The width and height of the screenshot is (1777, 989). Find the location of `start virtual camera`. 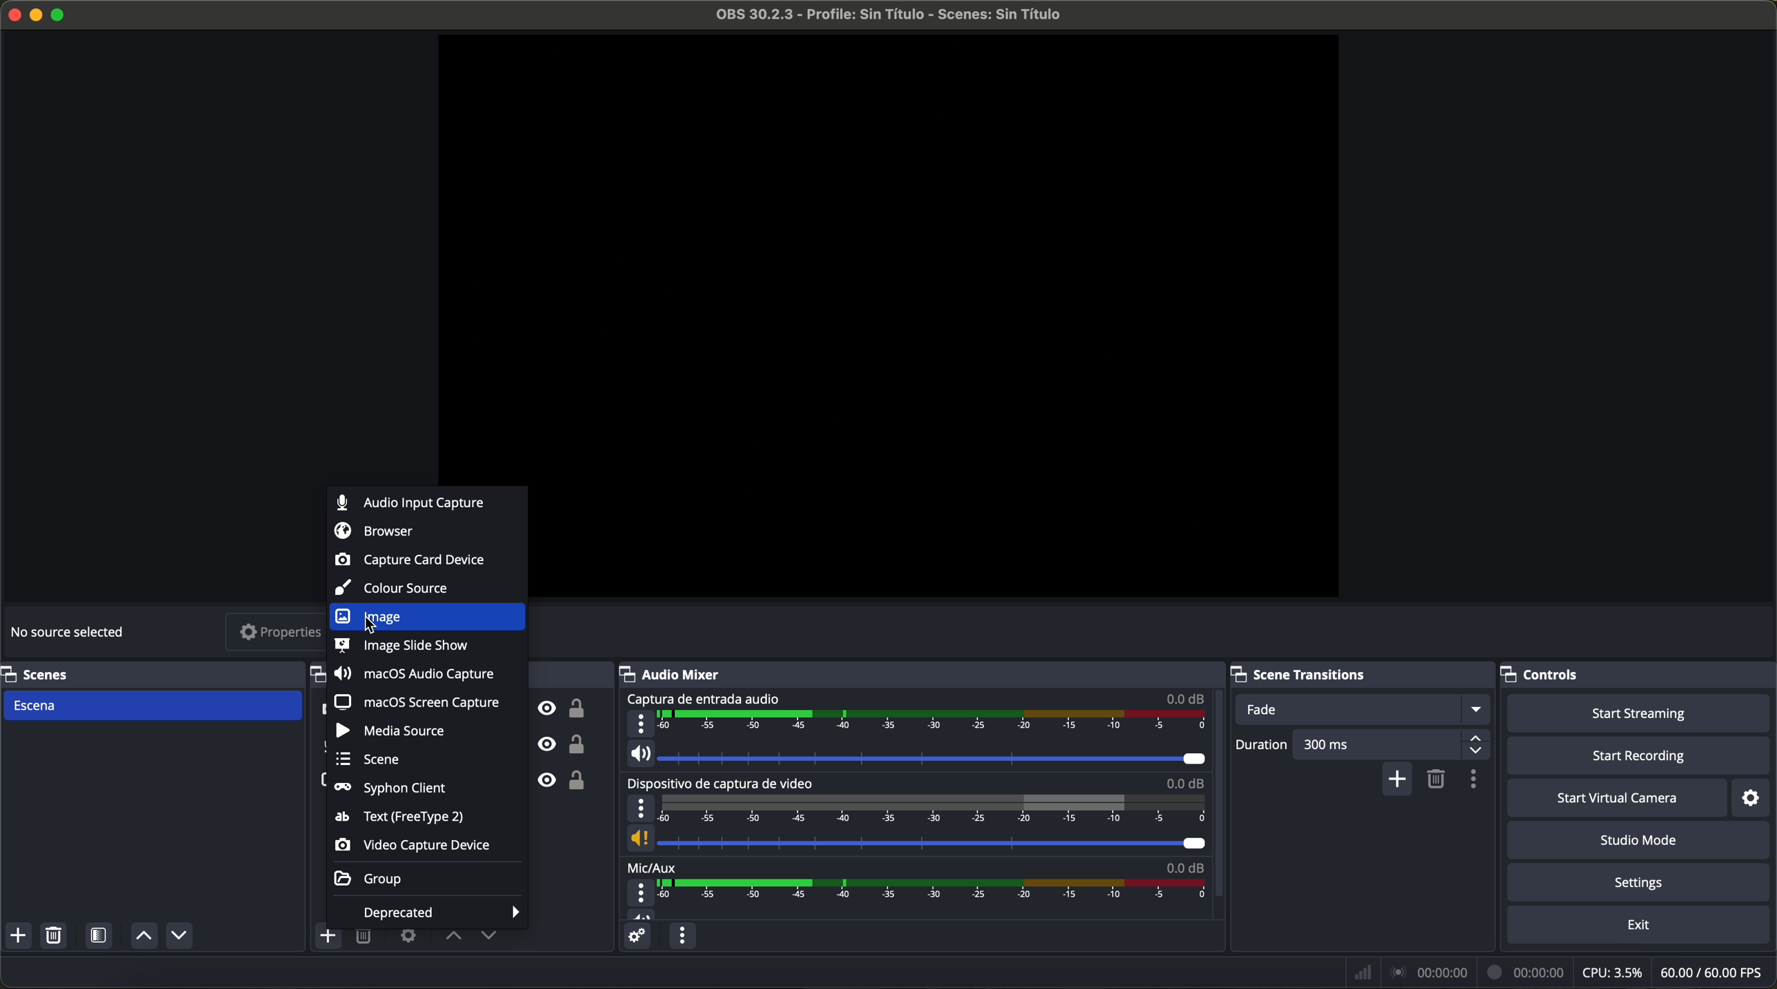

start virtual camera is located at coordinates (1617, 797).